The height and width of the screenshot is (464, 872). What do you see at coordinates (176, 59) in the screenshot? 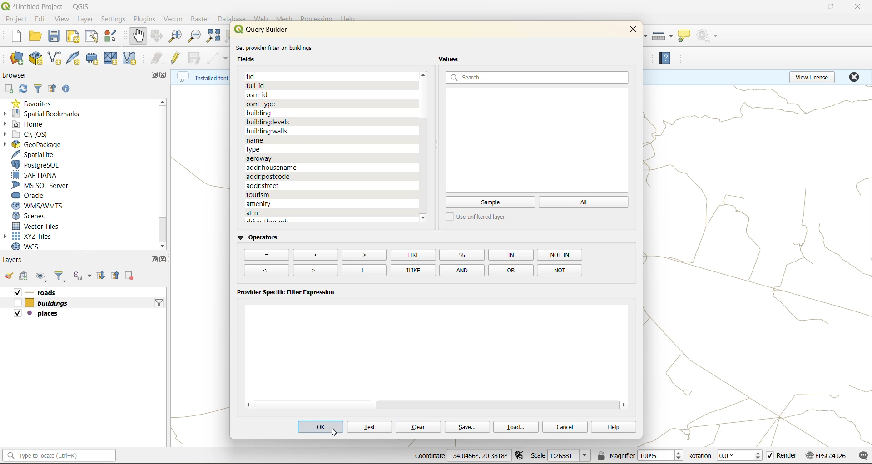
I see `toggle edits` at bounding box center [176, 59].